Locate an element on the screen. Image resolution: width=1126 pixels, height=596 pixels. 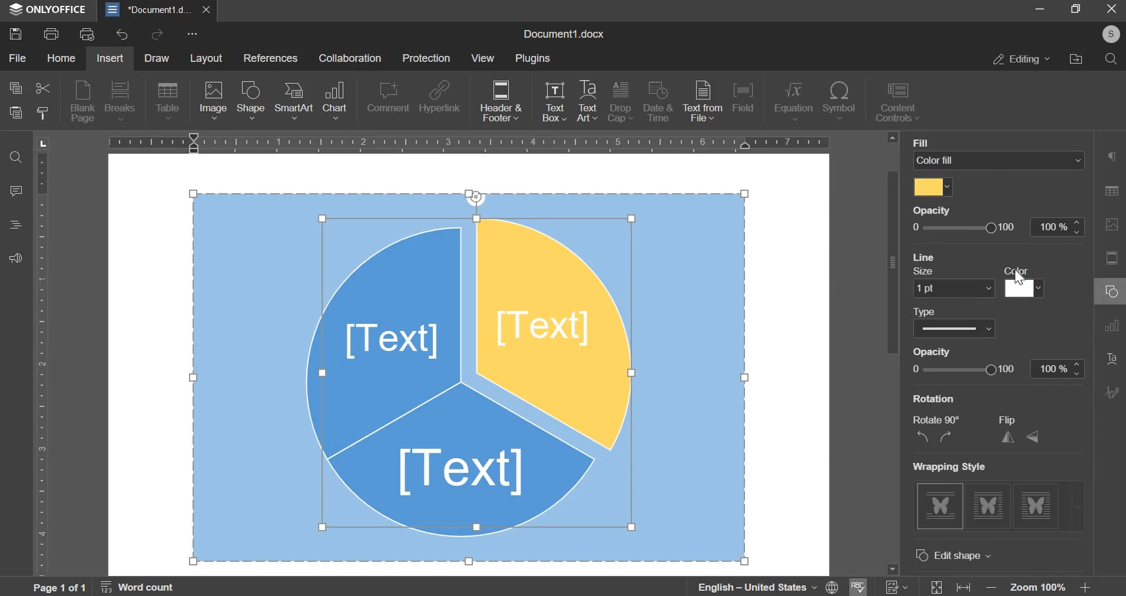
editing is located at coordinates (1019, 58).